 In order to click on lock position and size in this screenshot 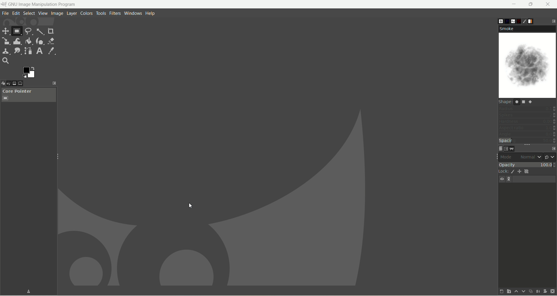, I will do `click(520, 172)`.